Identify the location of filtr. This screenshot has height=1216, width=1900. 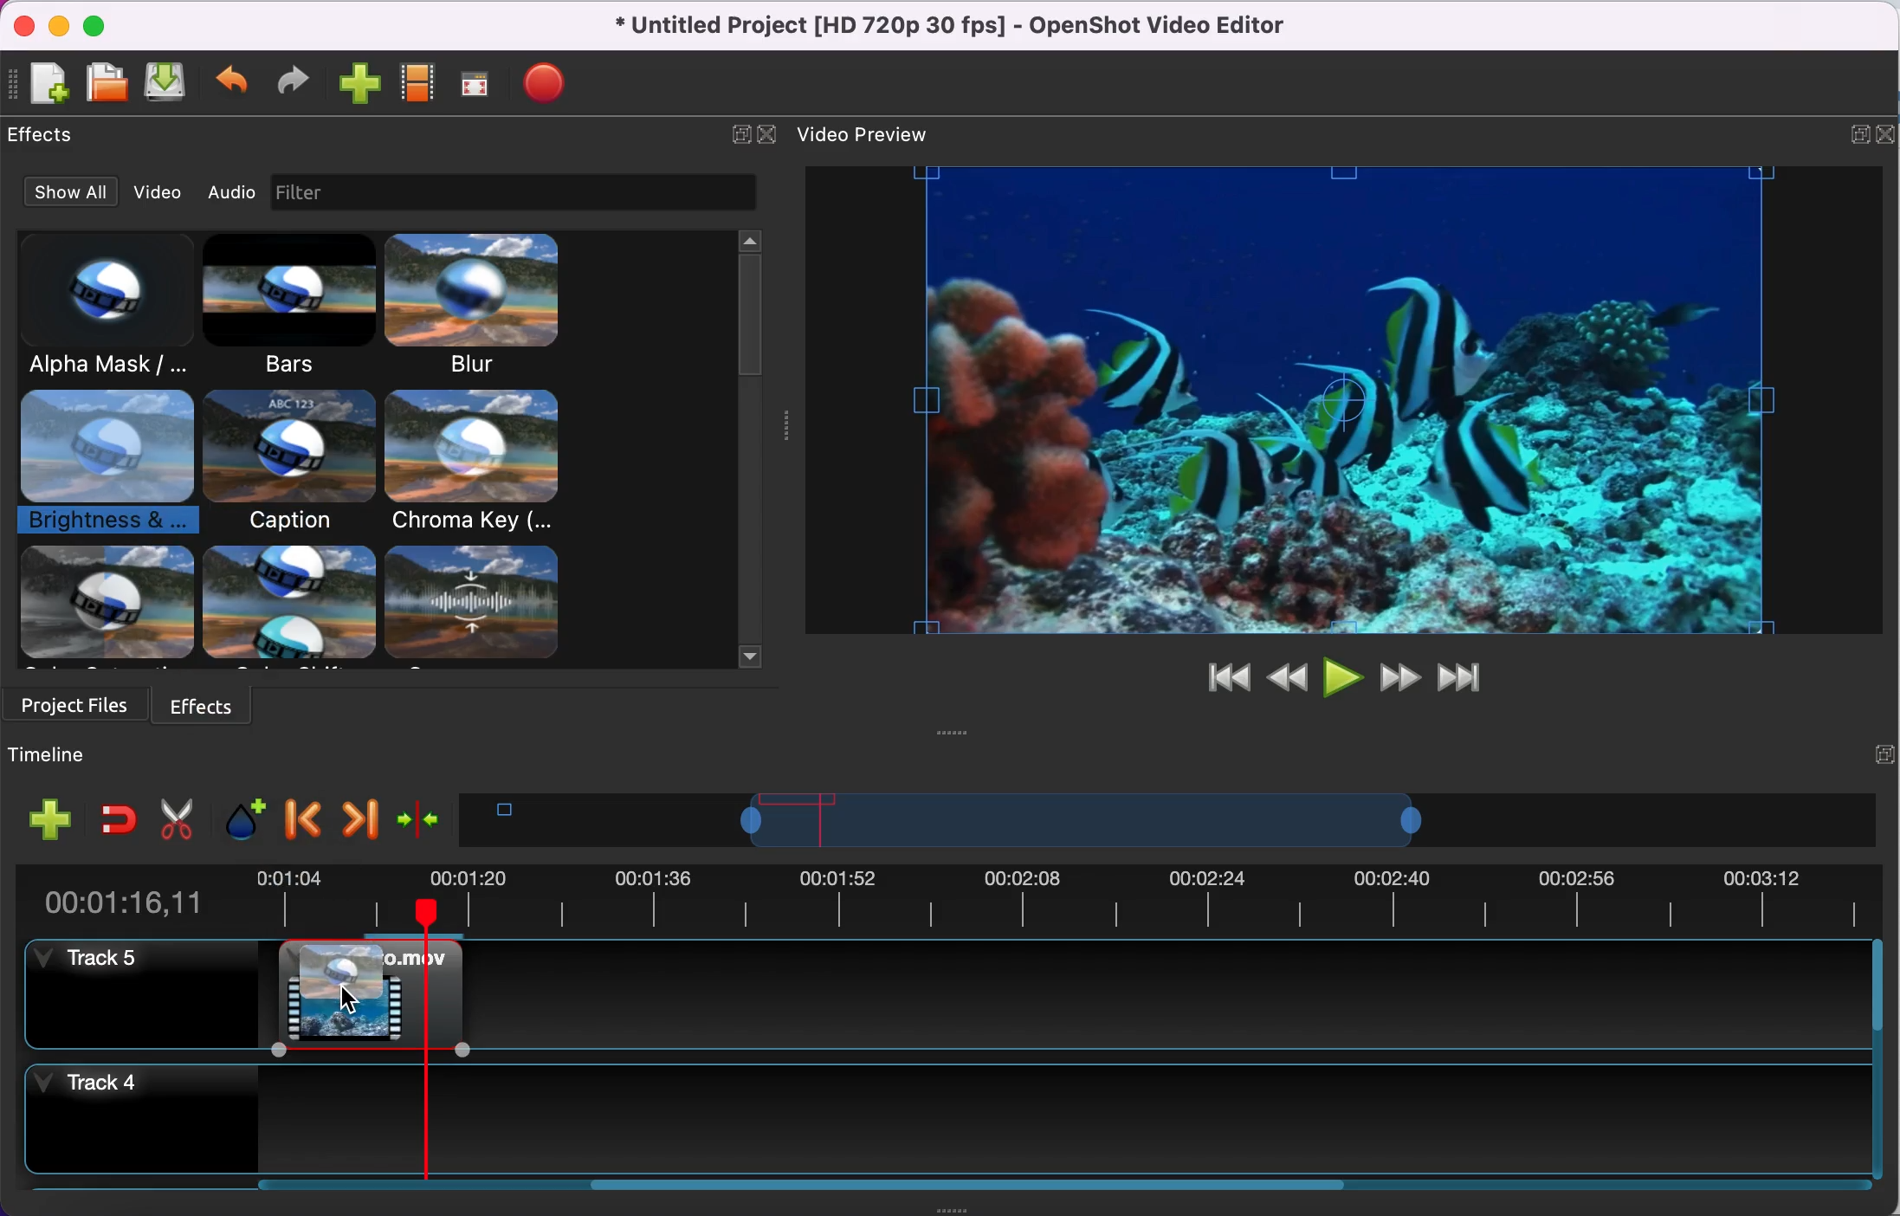
(544, 193).